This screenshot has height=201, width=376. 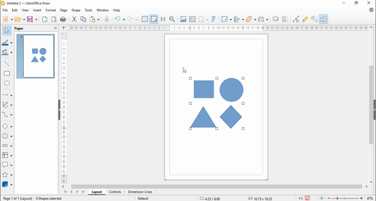 I want to click on insert special characters, so click(x=203, y=19).